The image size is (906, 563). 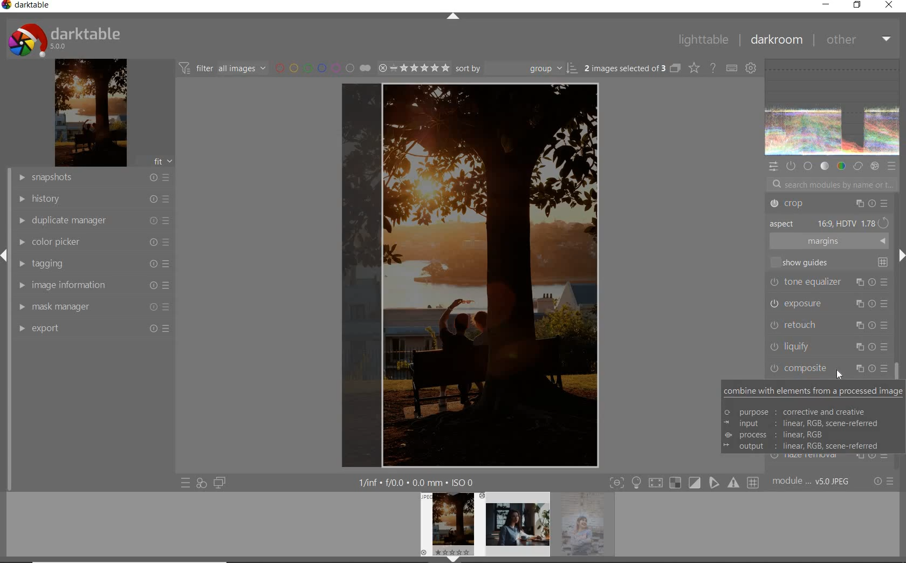 What do you see at coordinates (841, 167) in the screenshot?
I see `color` at bounding box center [841, 167].